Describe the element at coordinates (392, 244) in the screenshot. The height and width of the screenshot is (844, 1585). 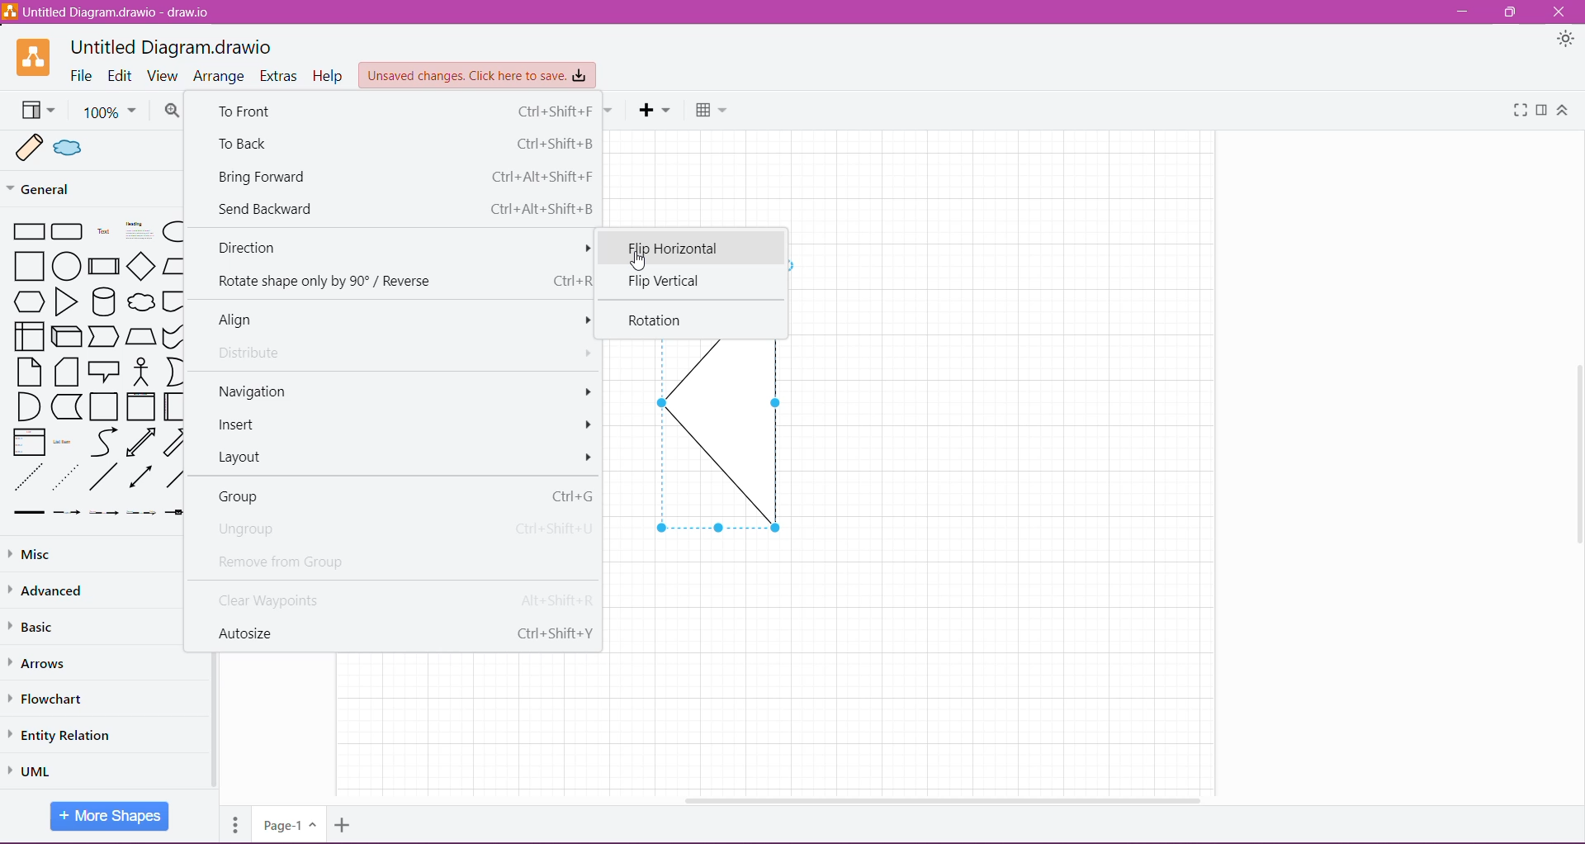
I see `Direction` at that location.